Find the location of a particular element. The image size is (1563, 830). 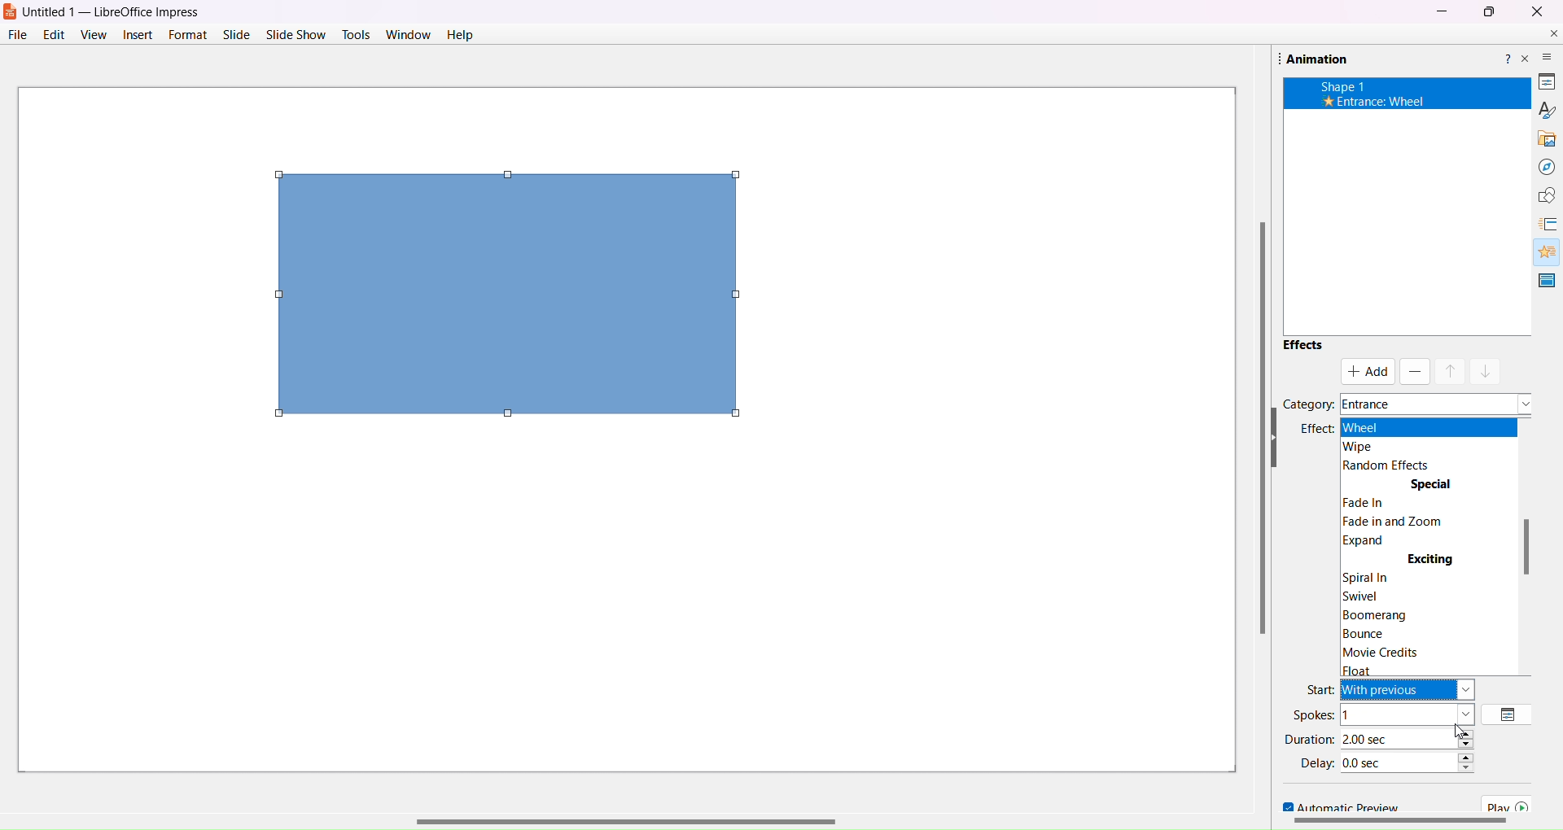

Automatic Preview is located at coordinates (1335, 806).